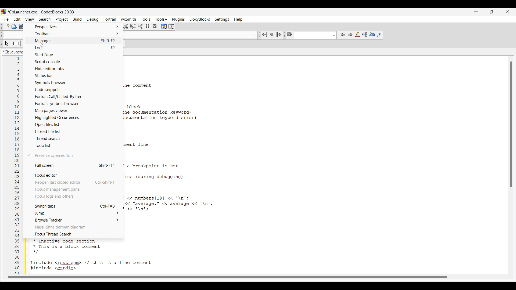  I want to click on Full screen, so click(73, 165).